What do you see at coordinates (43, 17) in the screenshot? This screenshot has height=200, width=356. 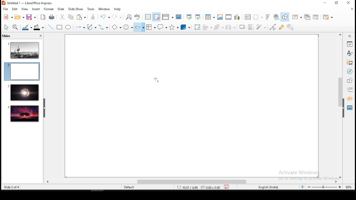 I see `export as pdf` at bounding box center [43, 17].